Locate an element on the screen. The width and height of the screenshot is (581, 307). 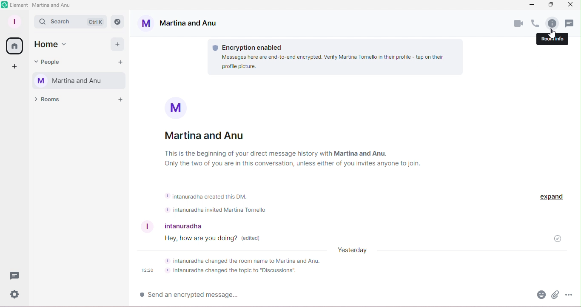
intanuradha changed the room name to Martina and Anu is located at coordinates (245, 260).